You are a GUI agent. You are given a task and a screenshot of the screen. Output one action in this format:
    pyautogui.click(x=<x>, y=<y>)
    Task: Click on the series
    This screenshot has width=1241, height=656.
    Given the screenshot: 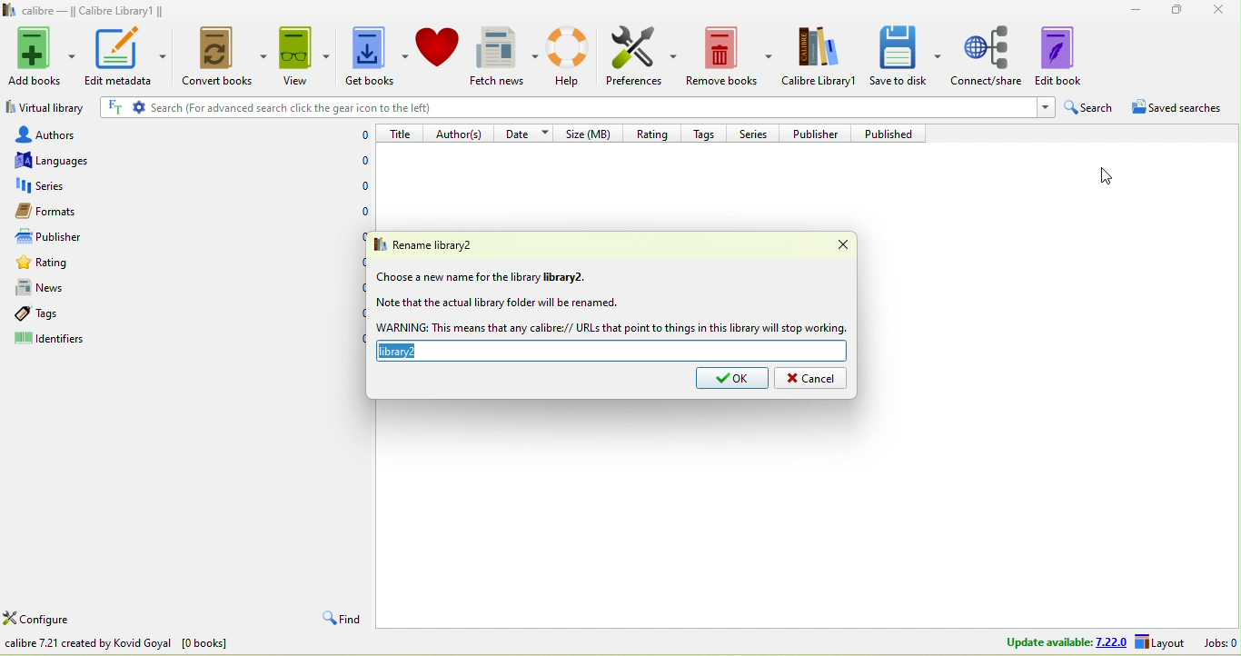 What is the action you would take?
    pyautogui.click(x=76, y=186)
    